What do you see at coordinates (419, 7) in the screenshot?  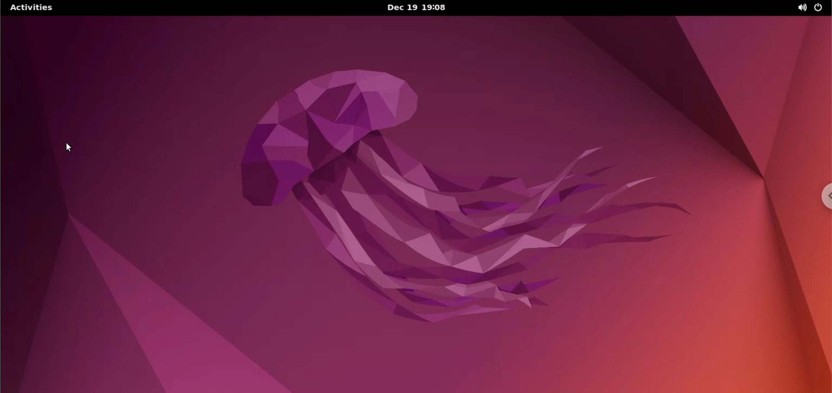 I see `Dec 19 19:08` at bounding box center [419, 7].